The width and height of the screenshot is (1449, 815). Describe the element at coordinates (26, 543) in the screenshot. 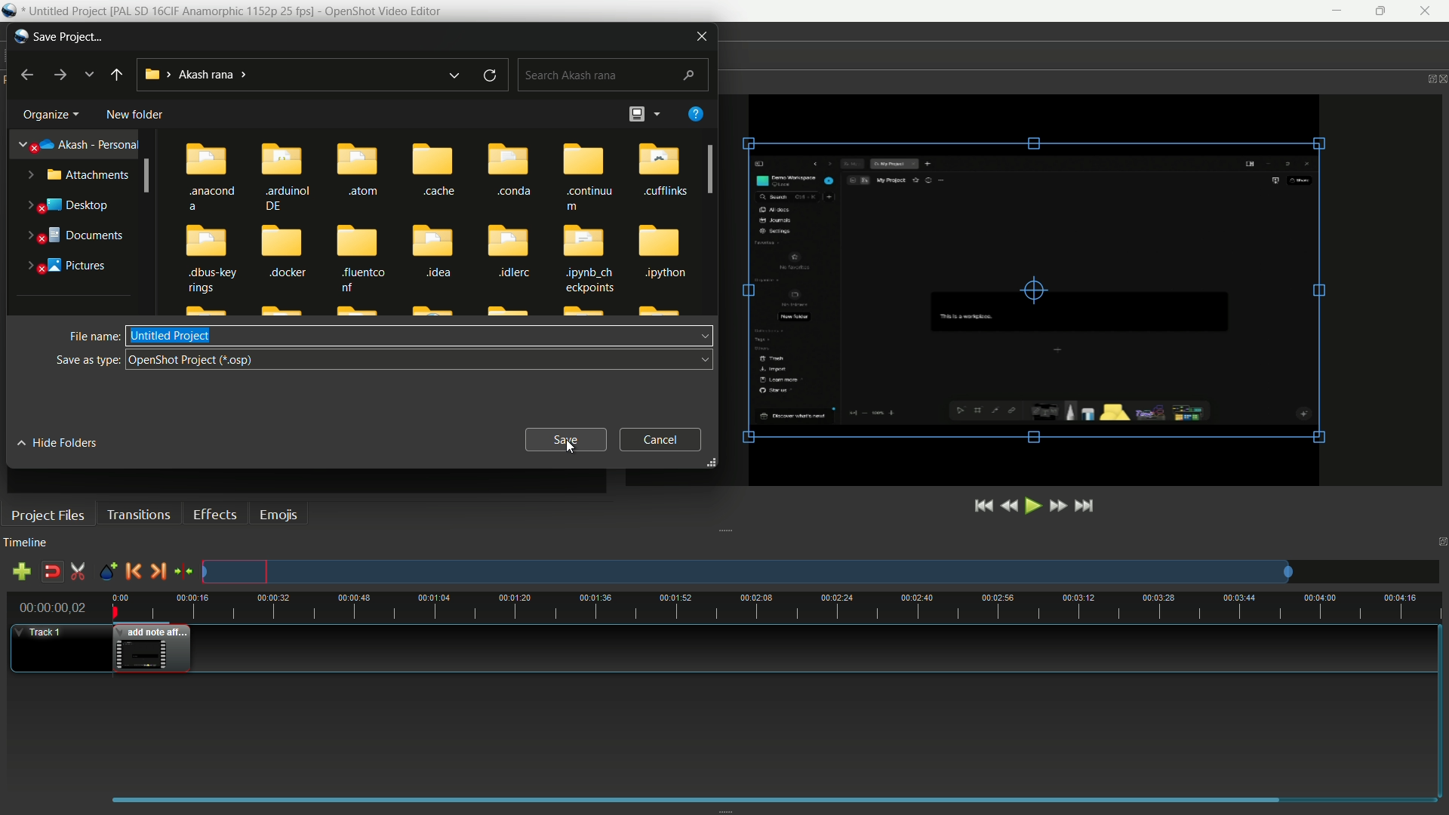

I see `timeline` at that location.